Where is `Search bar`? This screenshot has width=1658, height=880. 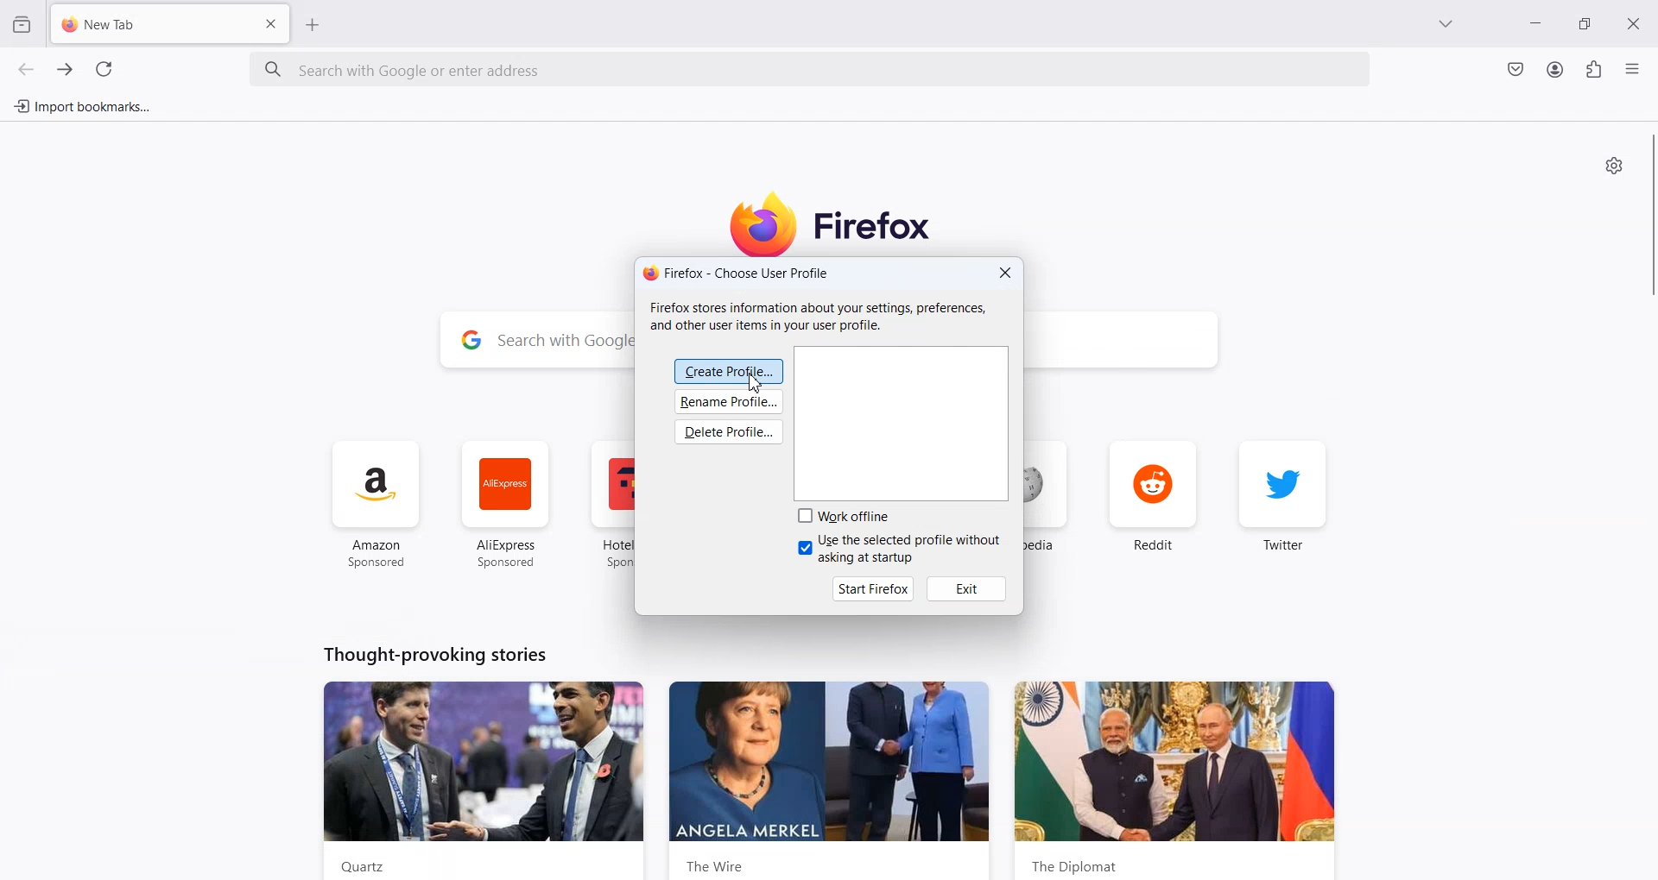 Search bar is located at coordinates (812, 71).